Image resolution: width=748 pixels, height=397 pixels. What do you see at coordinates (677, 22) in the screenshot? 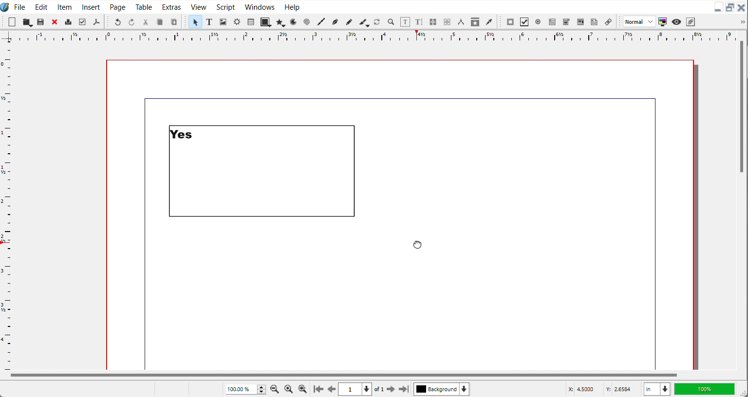
I see `Preview` at bounding box center [677, 22].